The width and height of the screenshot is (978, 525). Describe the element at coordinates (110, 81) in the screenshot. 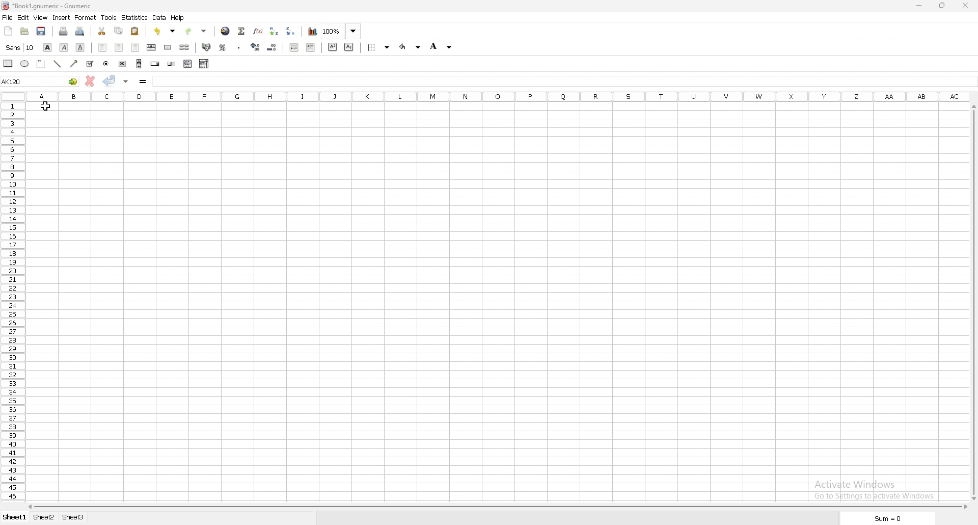

I see `accept changes` at that location.